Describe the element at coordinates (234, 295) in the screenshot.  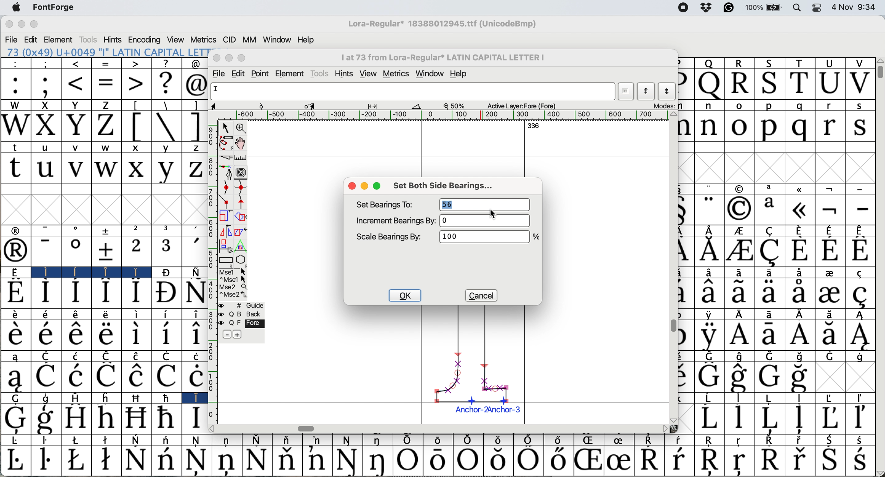
I see `Mse 2^` at that location.